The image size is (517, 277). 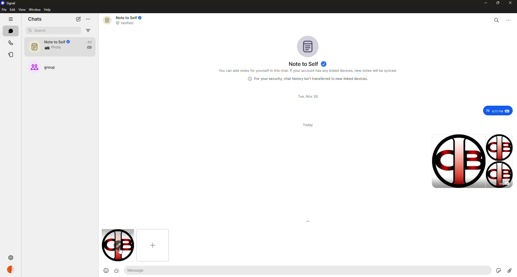 I want to click on minimize, so click(x=484, y=3).